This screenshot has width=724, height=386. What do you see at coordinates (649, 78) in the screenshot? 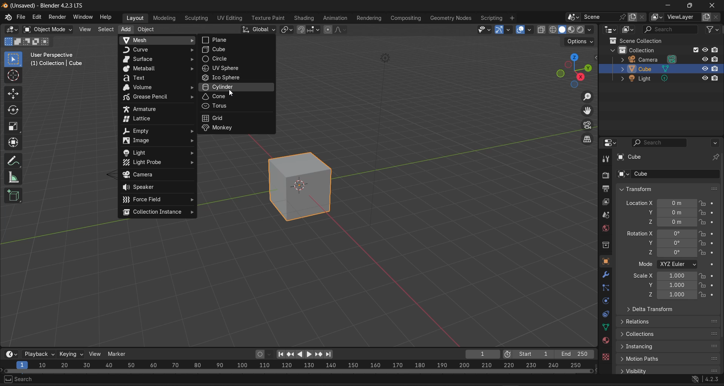
I see `light` at bounding box center [649, 78].